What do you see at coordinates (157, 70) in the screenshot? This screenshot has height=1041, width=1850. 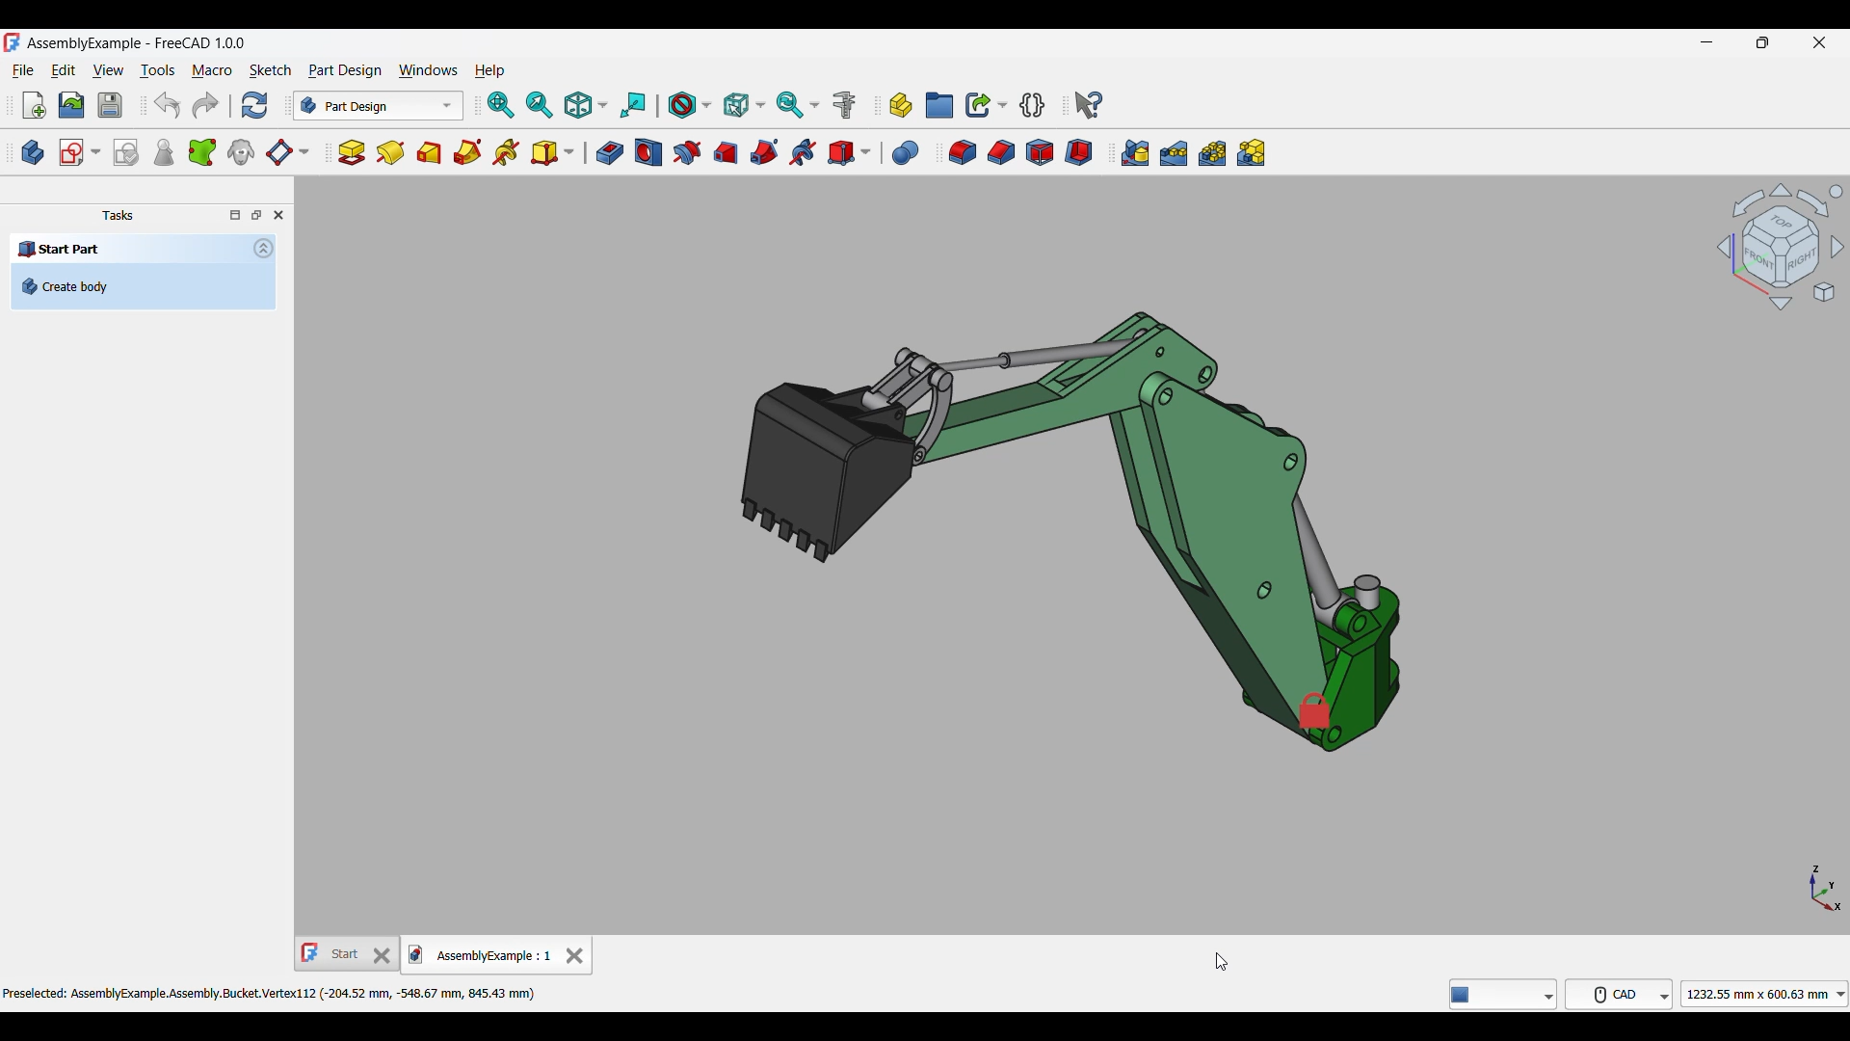 I see `Tools menu` at bounding box center [157, 70].